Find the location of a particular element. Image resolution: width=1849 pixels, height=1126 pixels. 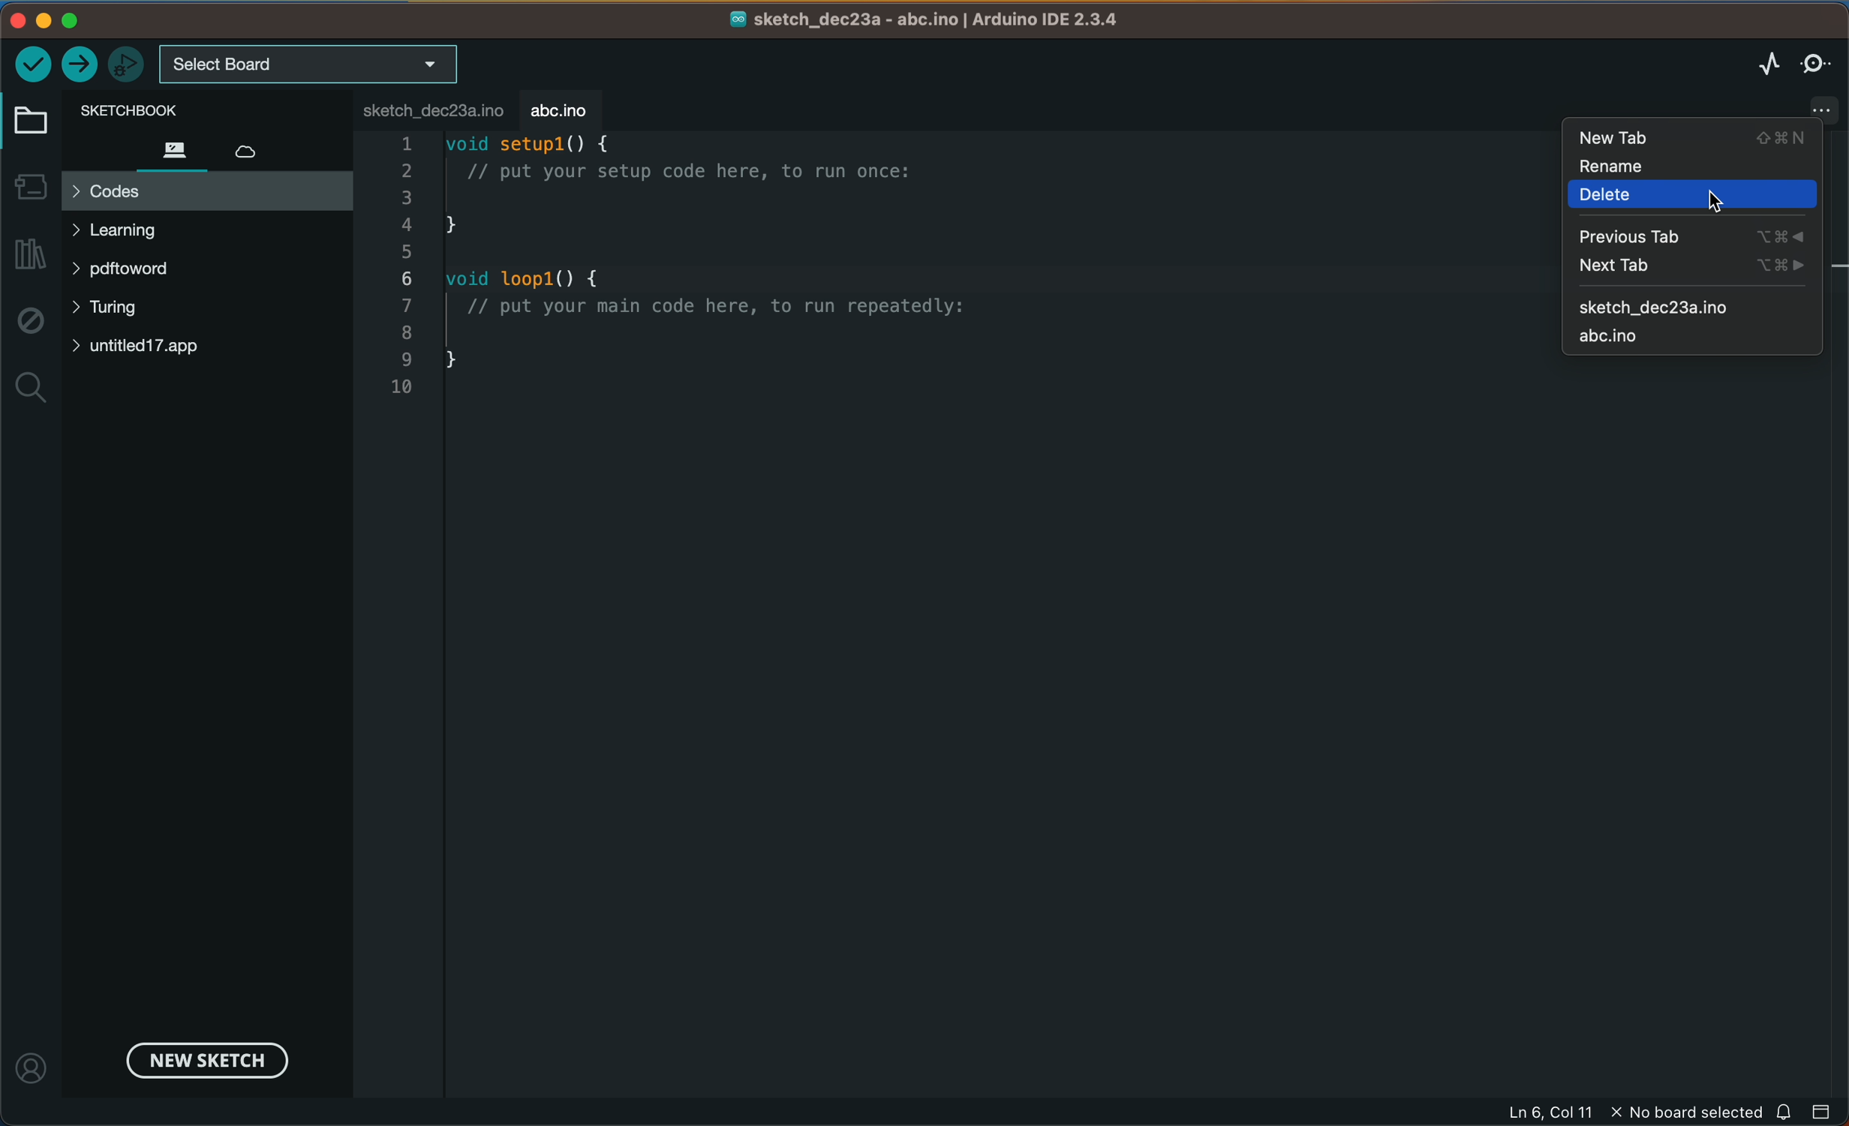

rename is located at coordinates (1694, 167).